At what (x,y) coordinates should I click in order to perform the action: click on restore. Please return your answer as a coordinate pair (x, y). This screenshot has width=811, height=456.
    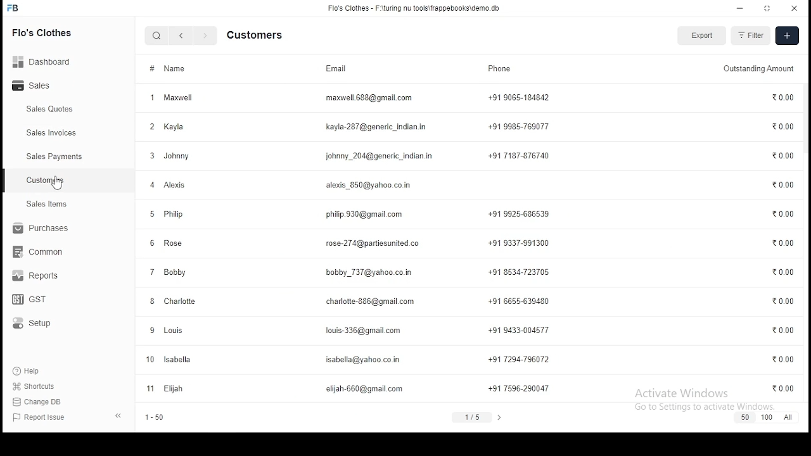
    Looking at the image, I should click on (767, 8).